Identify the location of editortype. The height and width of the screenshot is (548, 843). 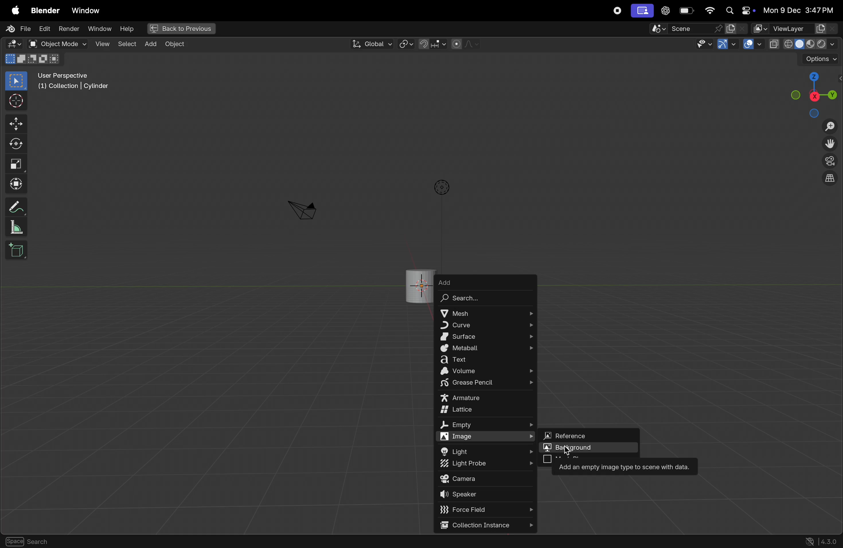
(16, 44).